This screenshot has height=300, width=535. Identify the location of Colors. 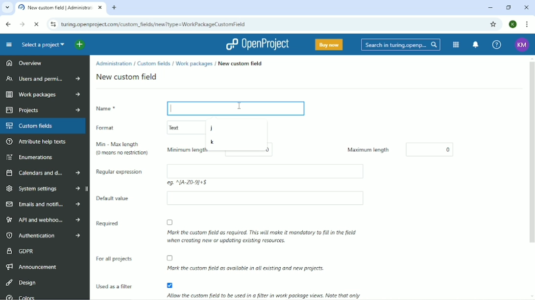
(20, 296).